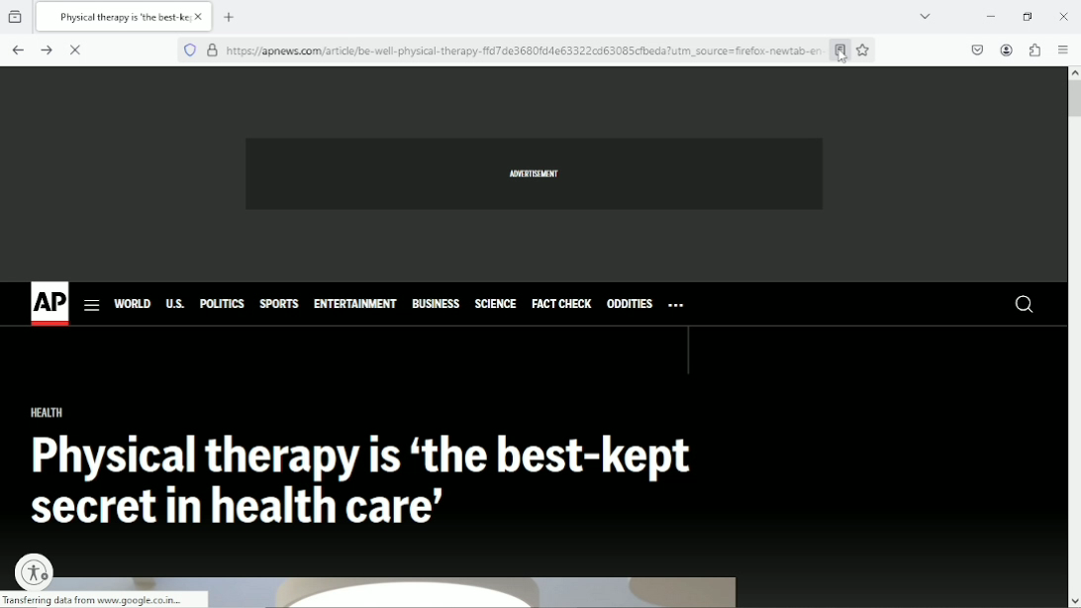  Describe the element at coordinates (222, 304) in the screenshot. I see `POLITICS` at that location.